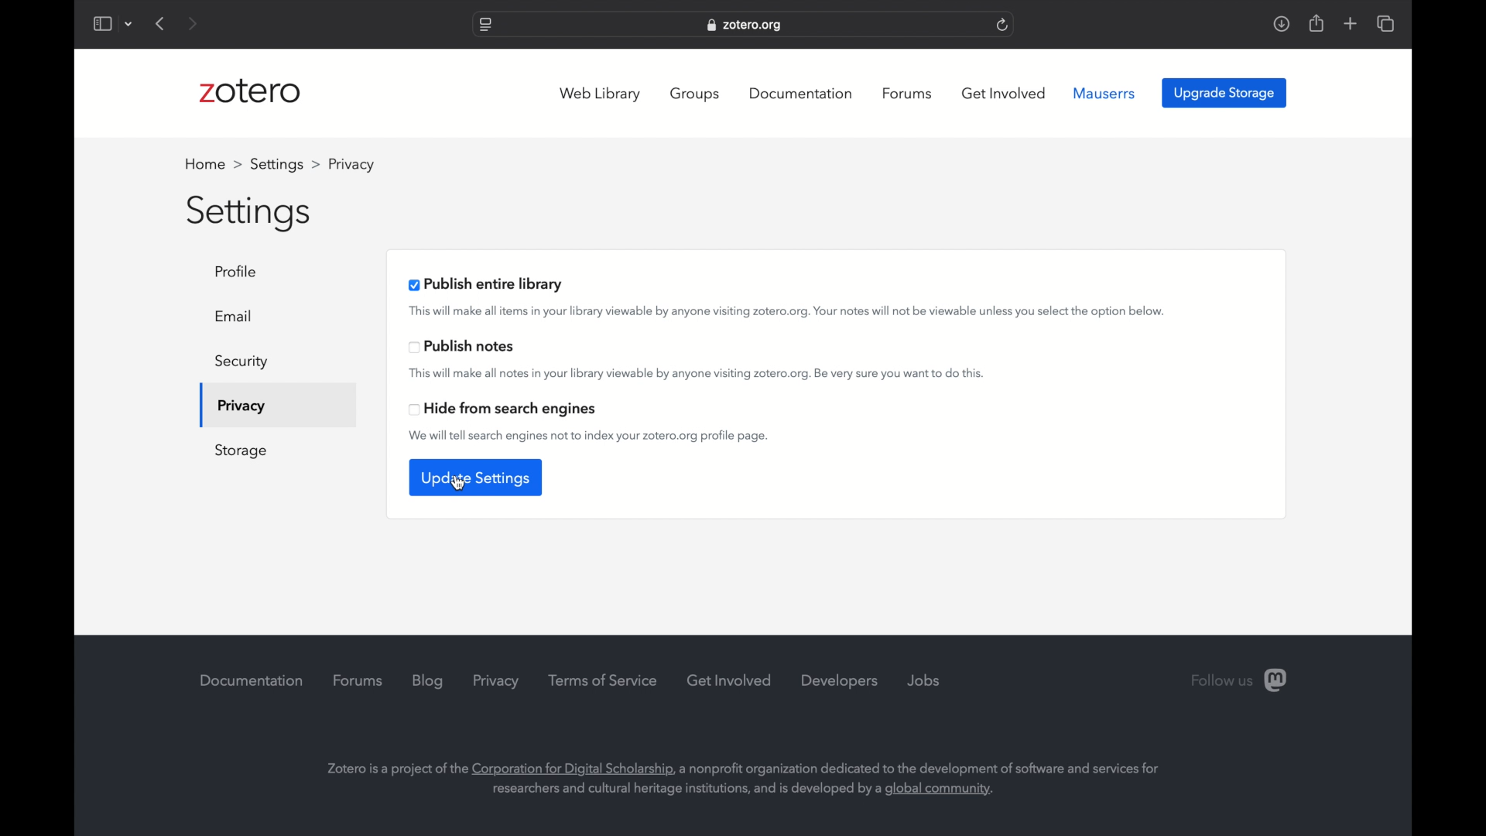  I want to click on jobs, so click(924, 681).